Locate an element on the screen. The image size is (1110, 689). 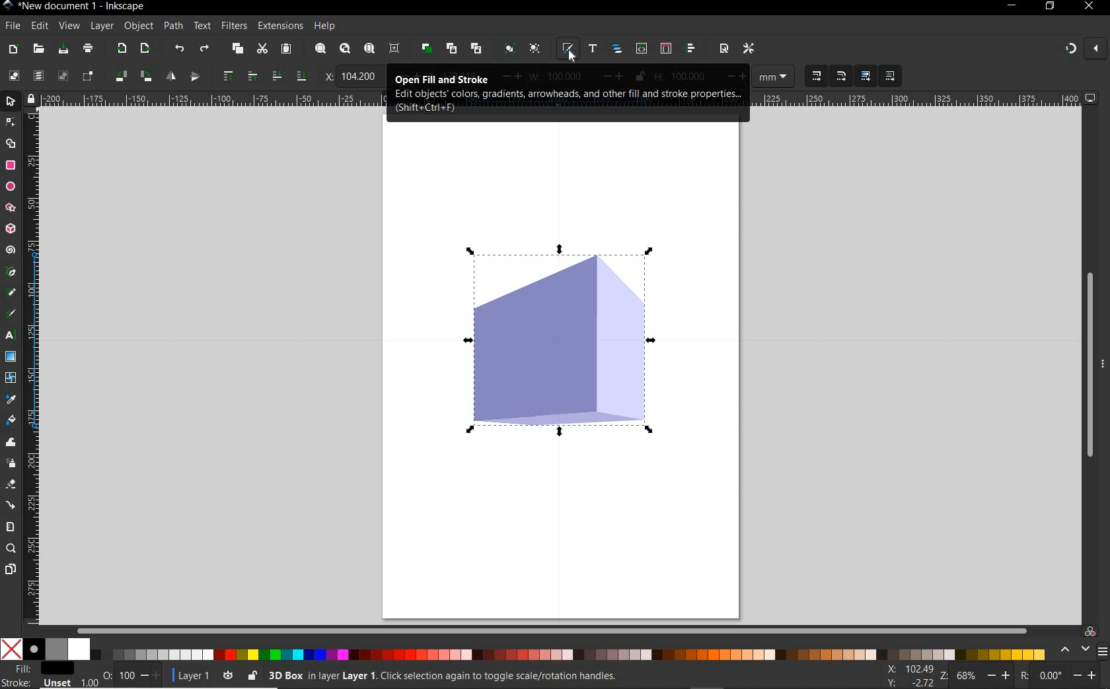
CLOSE is located at coordinates (1088, 10).